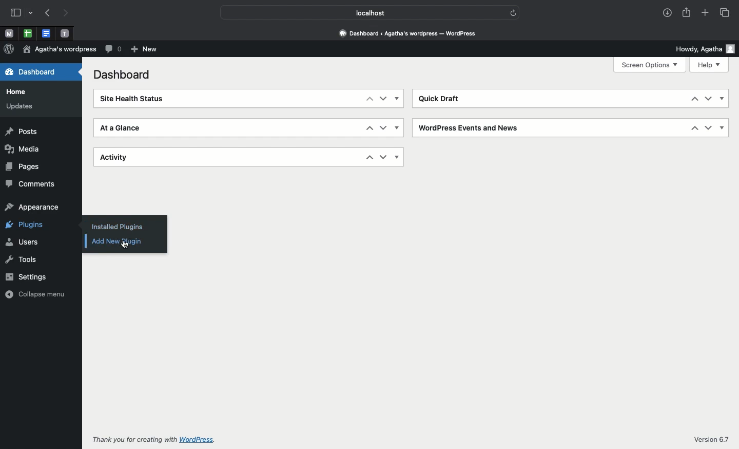  I want to click on drop-down, so click(31, 13).